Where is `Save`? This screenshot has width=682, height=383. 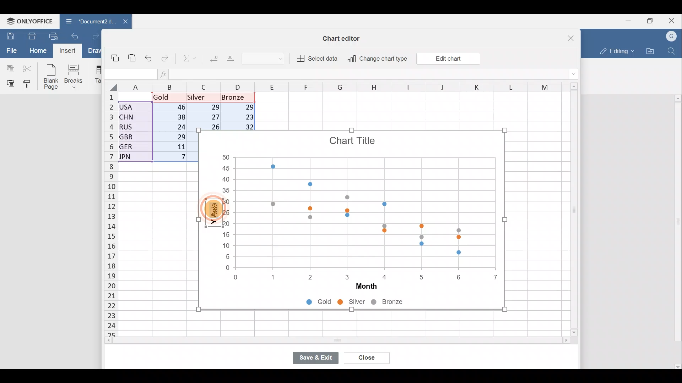
Save is located at coordinates (9, 35).